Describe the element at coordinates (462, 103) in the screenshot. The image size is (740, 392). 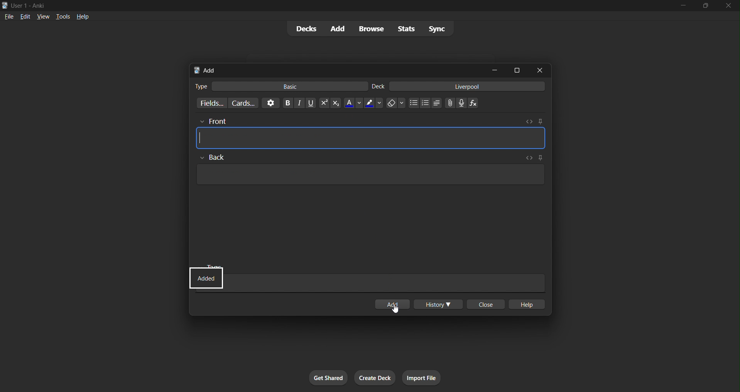
I see `record audio` at that location.